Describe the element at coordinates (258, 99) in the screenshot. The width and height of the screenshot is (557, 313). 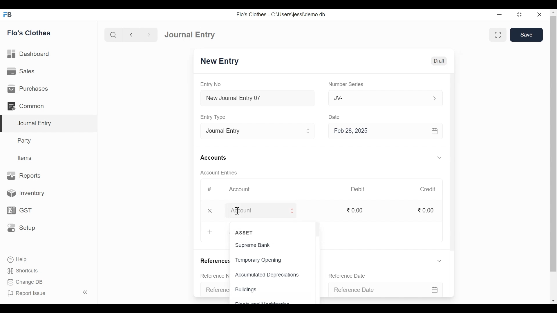
I see `New Journal Entry 07` at that location.